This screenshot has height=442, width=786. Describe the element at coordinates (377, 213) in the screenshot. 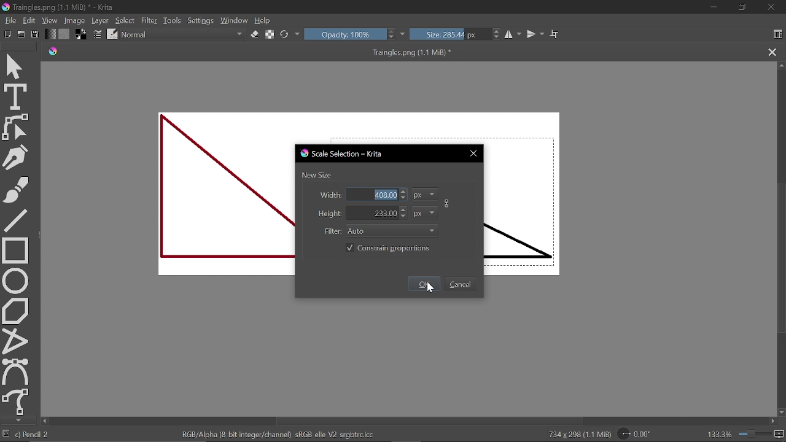

I see `233.00` at that location.